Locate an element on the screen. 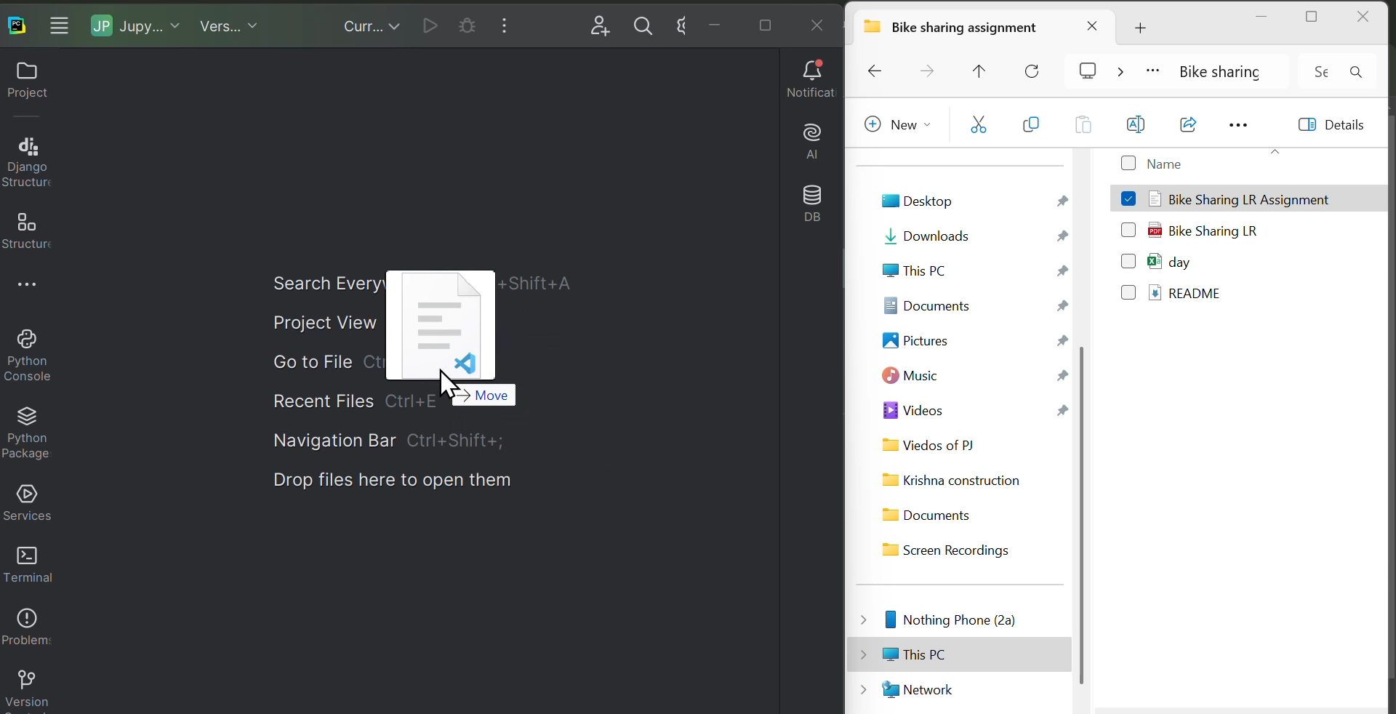  Desktop is located at coordinates (971, 201).